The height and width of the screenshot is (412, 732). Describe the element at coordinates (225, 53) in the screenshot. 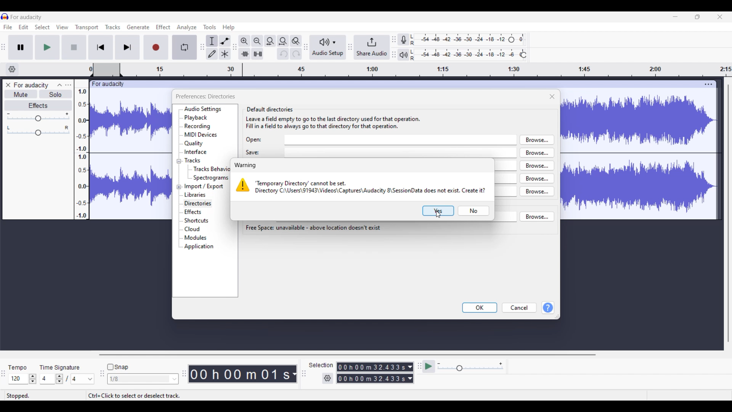

I see `Multi-tool` at that location.